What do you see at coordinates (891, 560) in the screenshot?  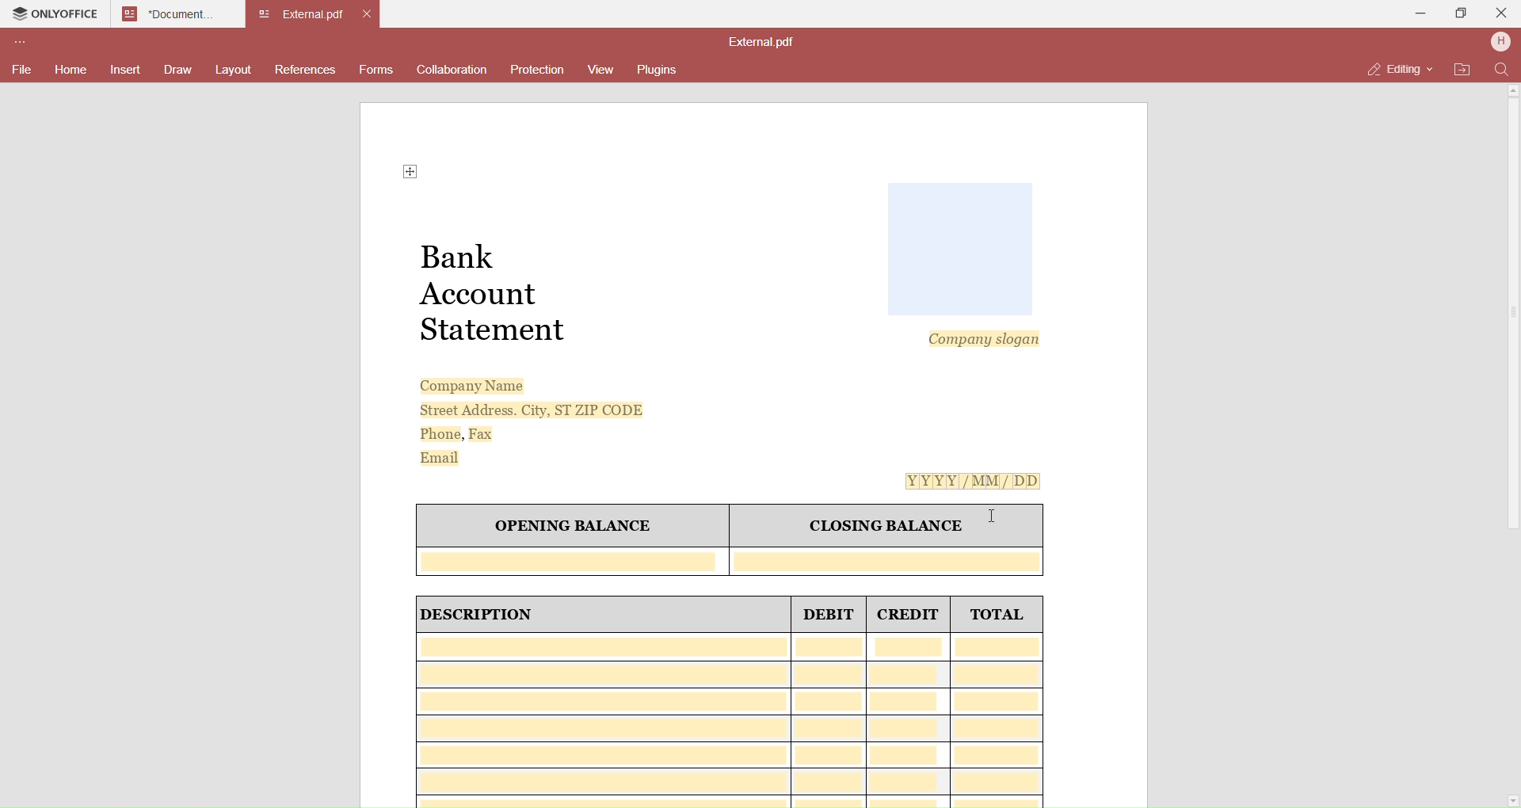 I see `closing balance cell` at bounding box center [891, 560].